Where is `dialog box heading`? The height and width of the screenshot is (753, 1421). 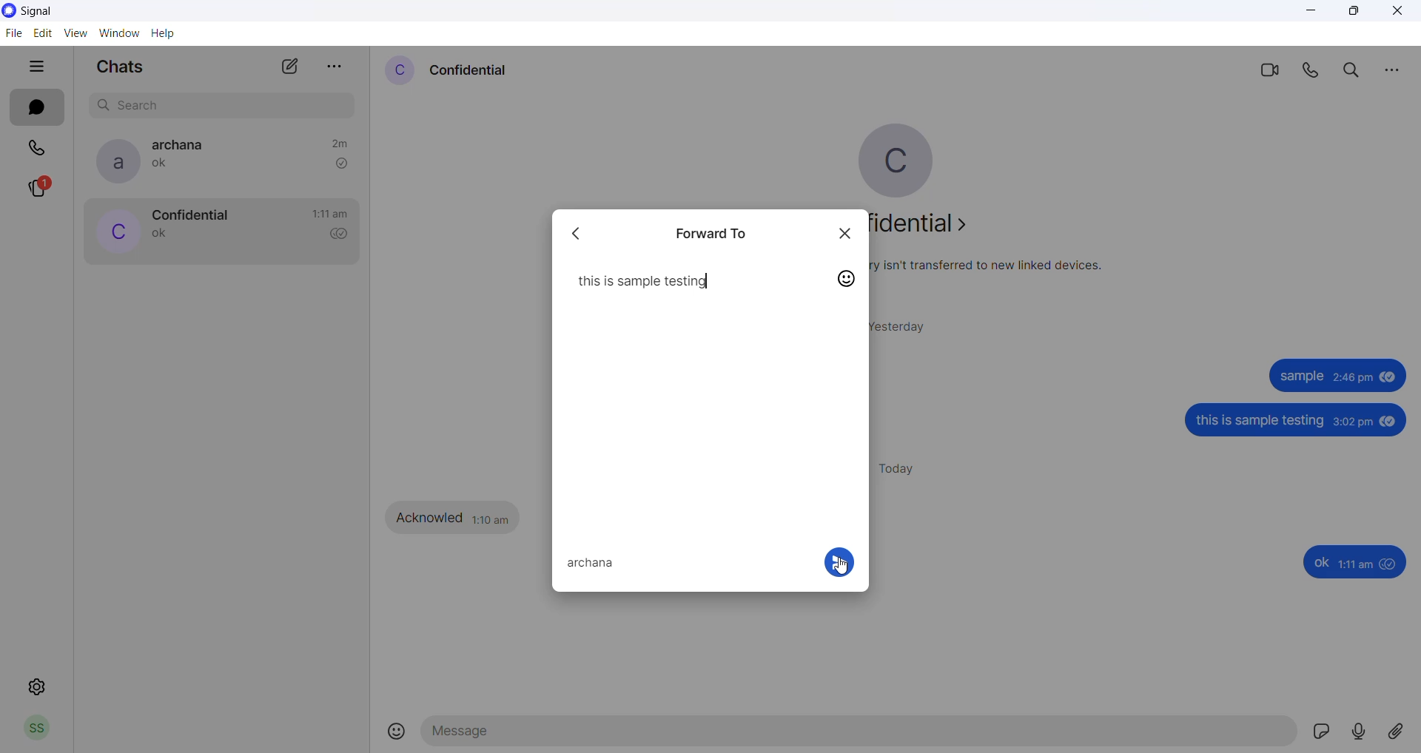 dialog box heading is located at coordinates (718, 232).